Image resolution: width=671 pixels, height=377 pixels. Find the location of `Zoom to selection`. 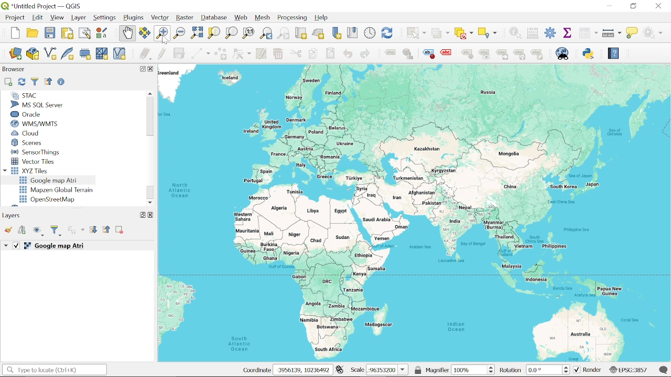

Zoom to selection is located at coordinates (213, 32).